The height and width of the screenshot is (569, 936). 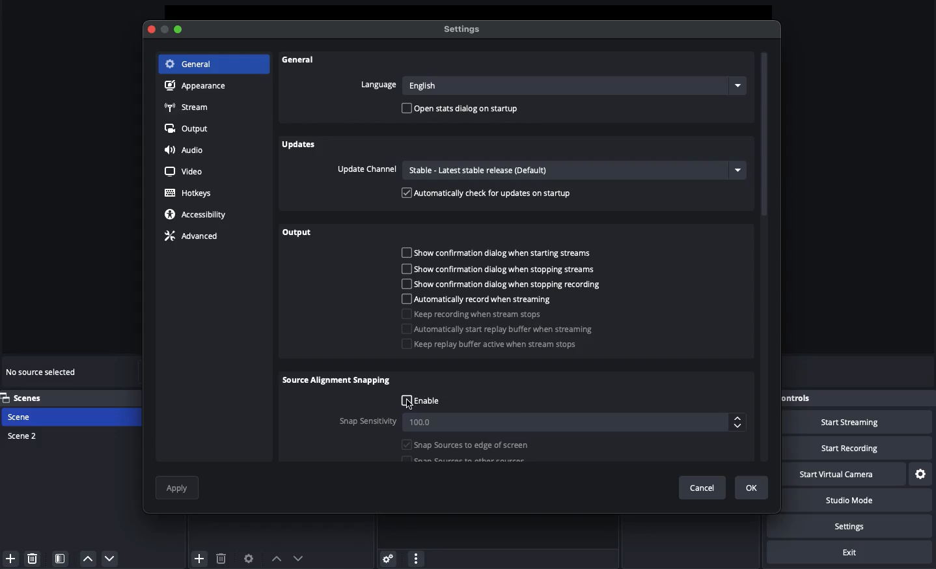 I want to click on Video, so click(x=186, y=171).